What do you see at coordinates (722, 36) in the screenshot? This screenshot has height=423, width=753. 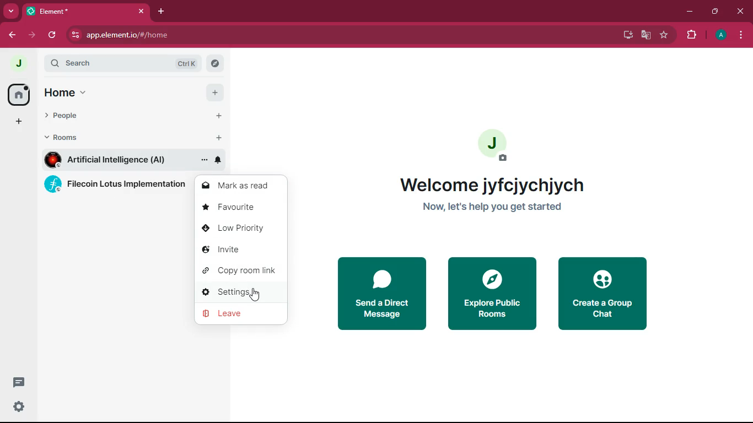 I see `profile` at bounding box center [722, 36].